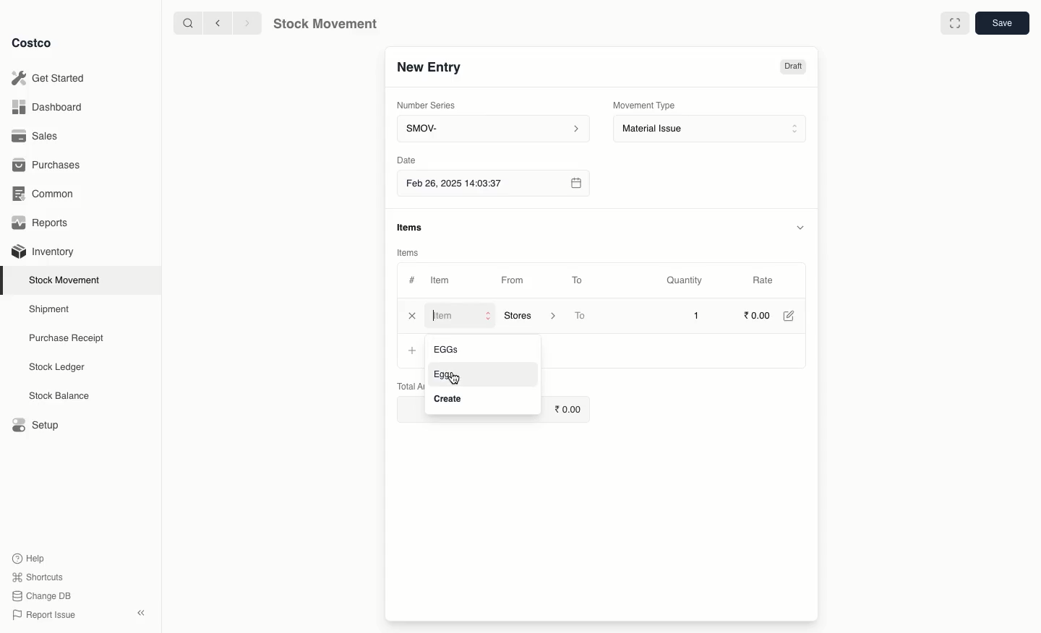 The height and width of the screenshot is (633, 1041). Describe the element at coordinates (140, 612) in the screenshot. I see `collapse` at that location.